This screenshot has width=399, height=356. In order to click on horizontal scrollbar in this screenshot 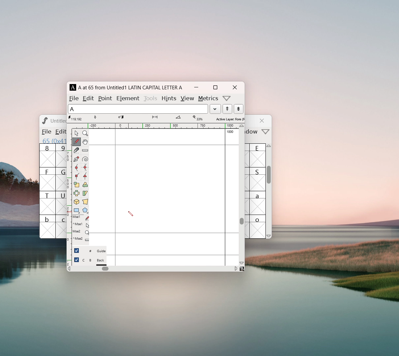, I will do `click(105, 269)`.